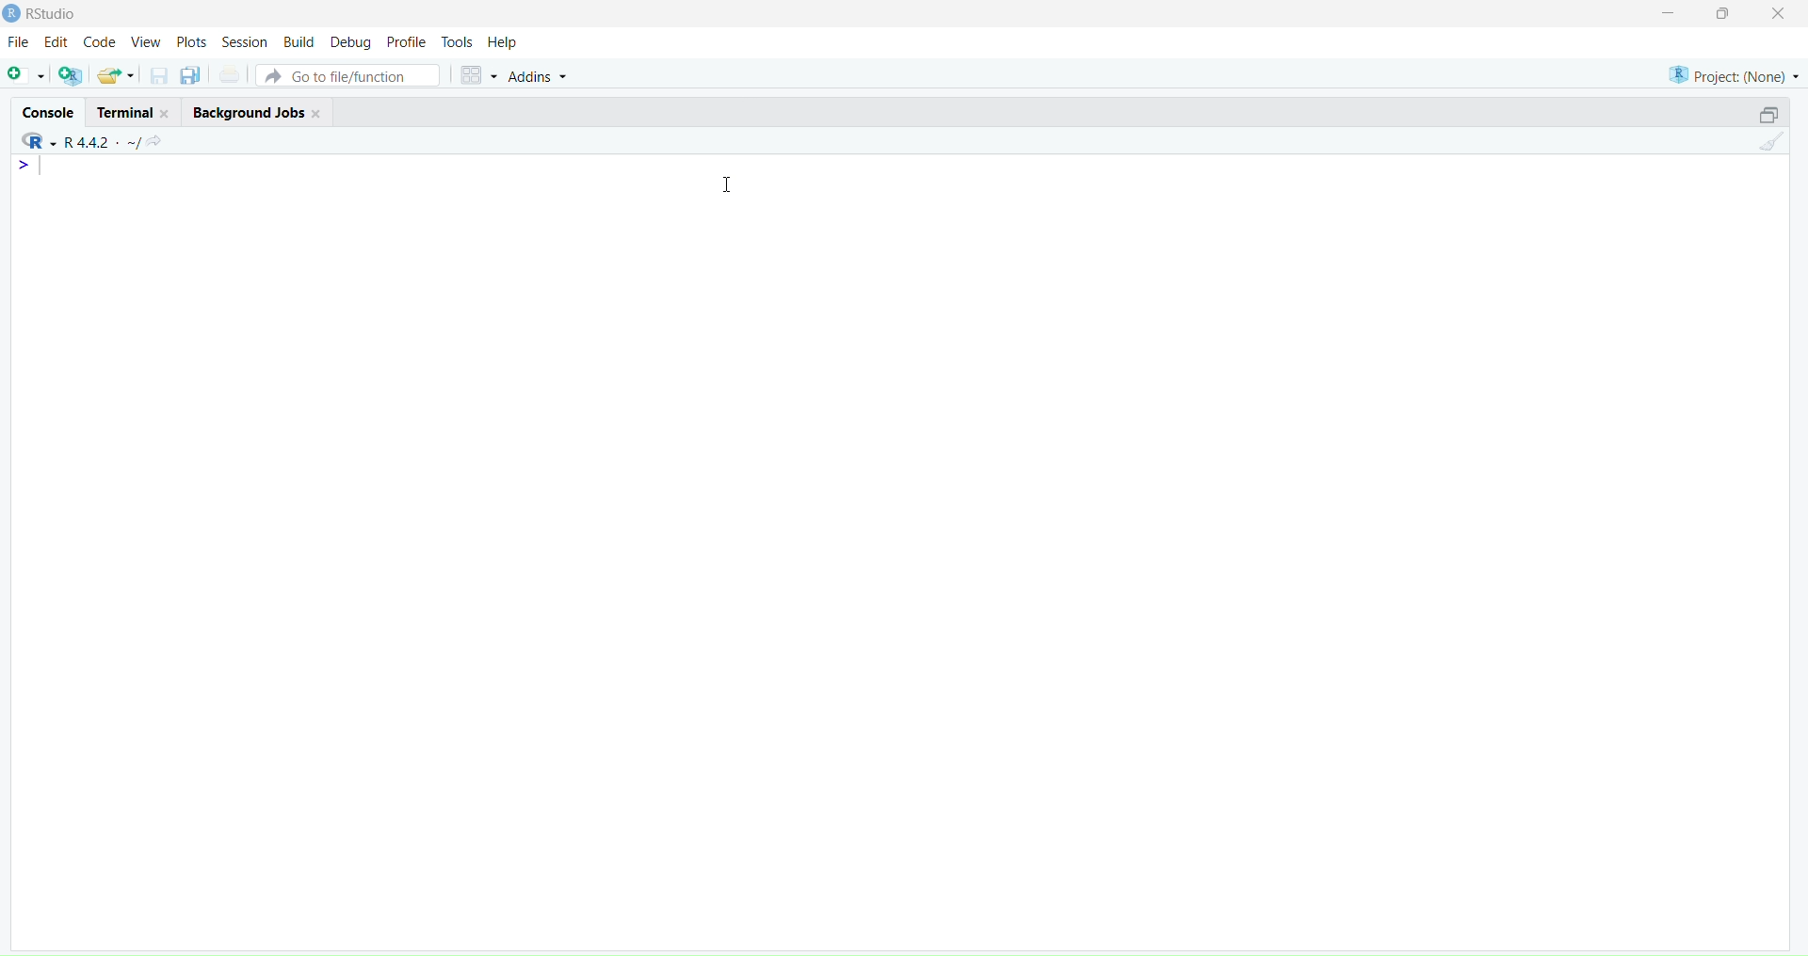  I want to click on maximise, so click(1759, 113).